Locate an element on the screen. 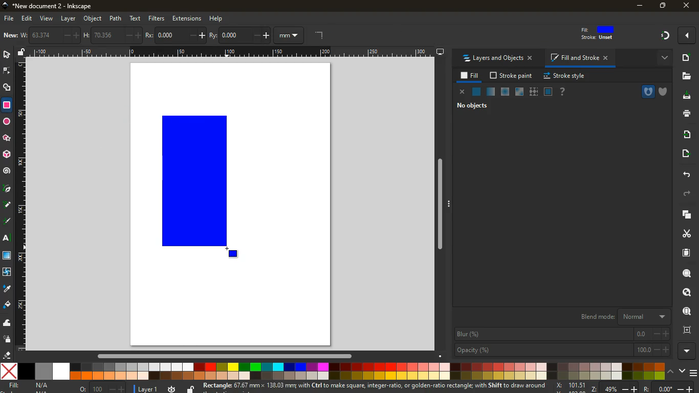 This screenshot has width=699, height=393. unlock is located at coordinates (23, 53).